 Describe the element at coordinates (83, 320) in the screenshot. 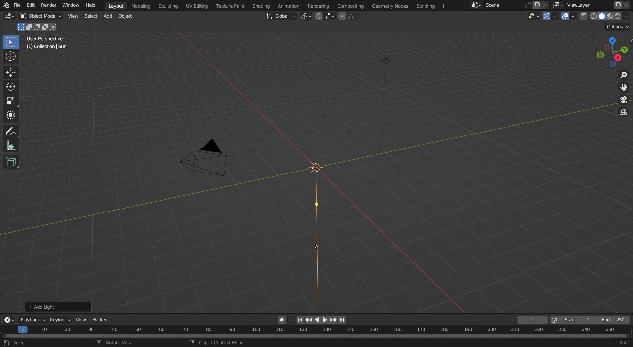

I see `View` at that location.